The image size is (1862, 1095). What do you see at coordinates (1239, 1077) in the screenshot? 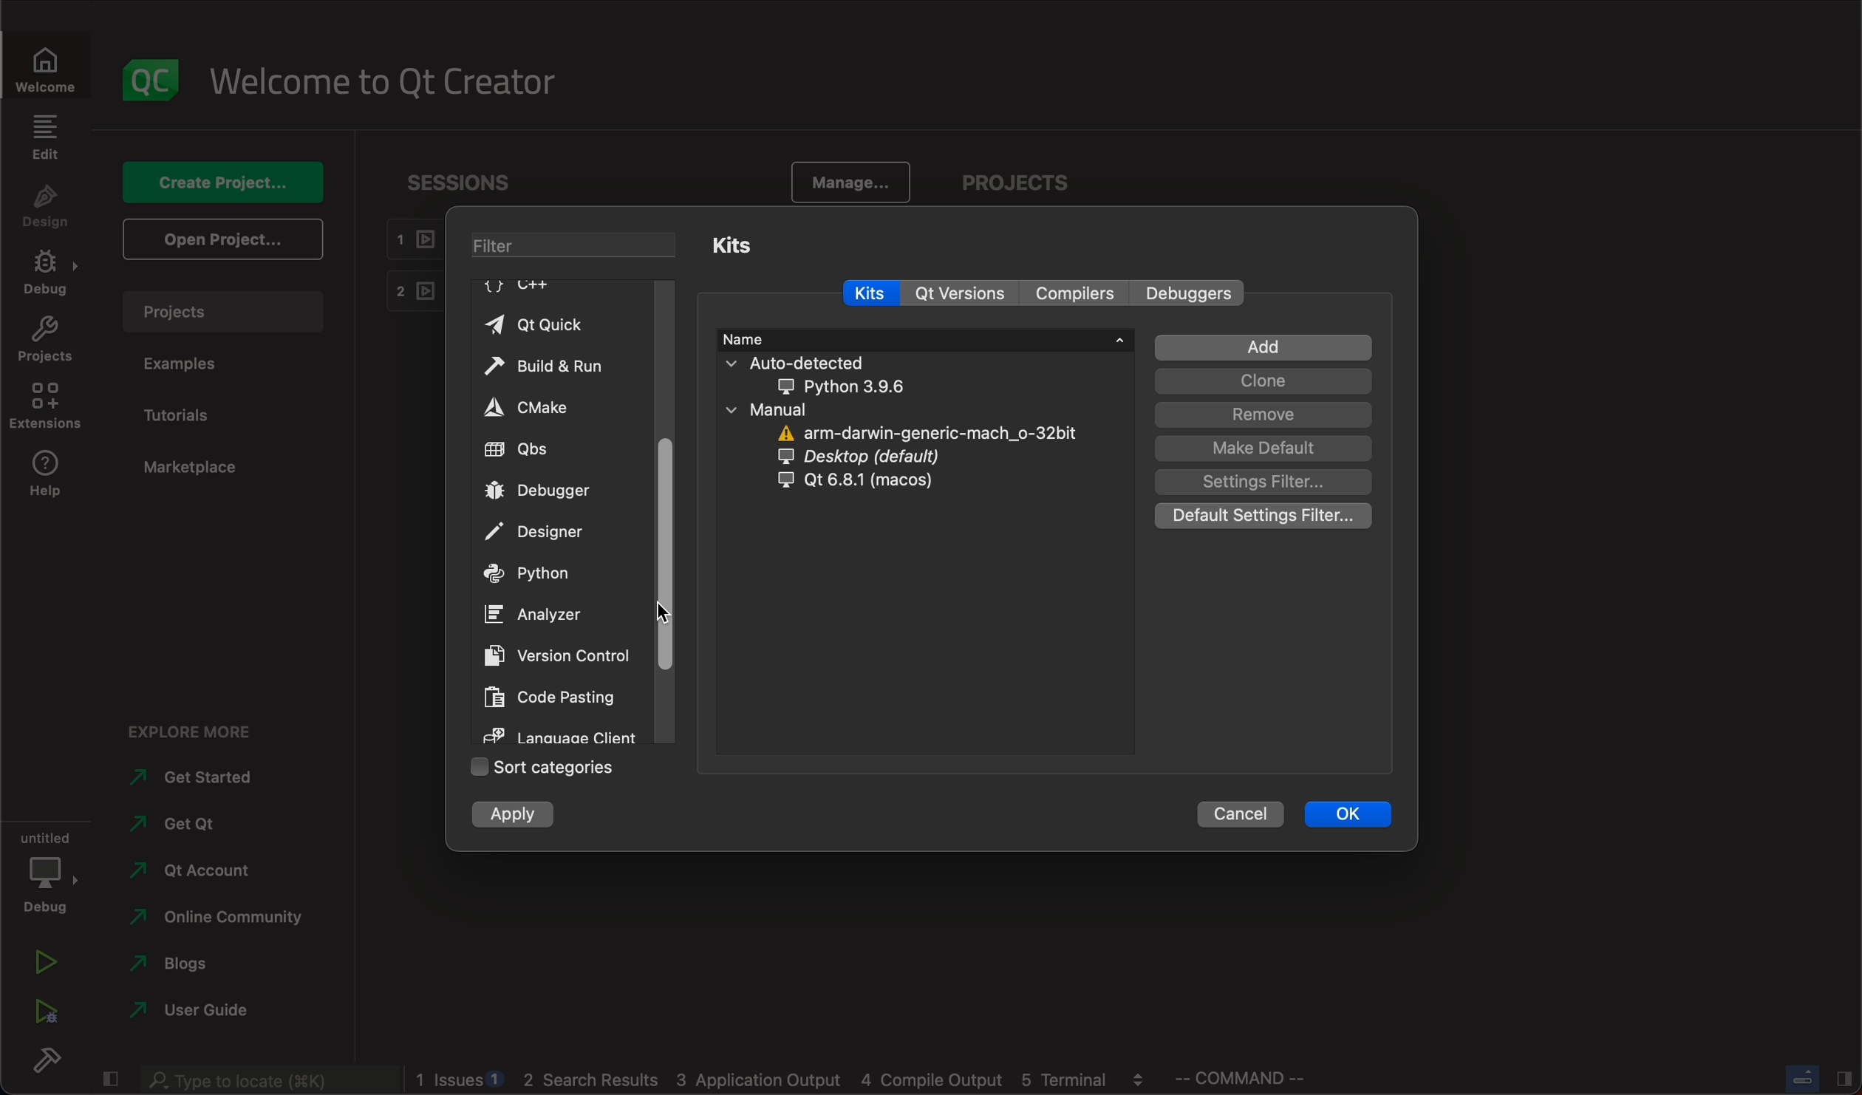
I see `command` at bounding box center [1239, 1077].